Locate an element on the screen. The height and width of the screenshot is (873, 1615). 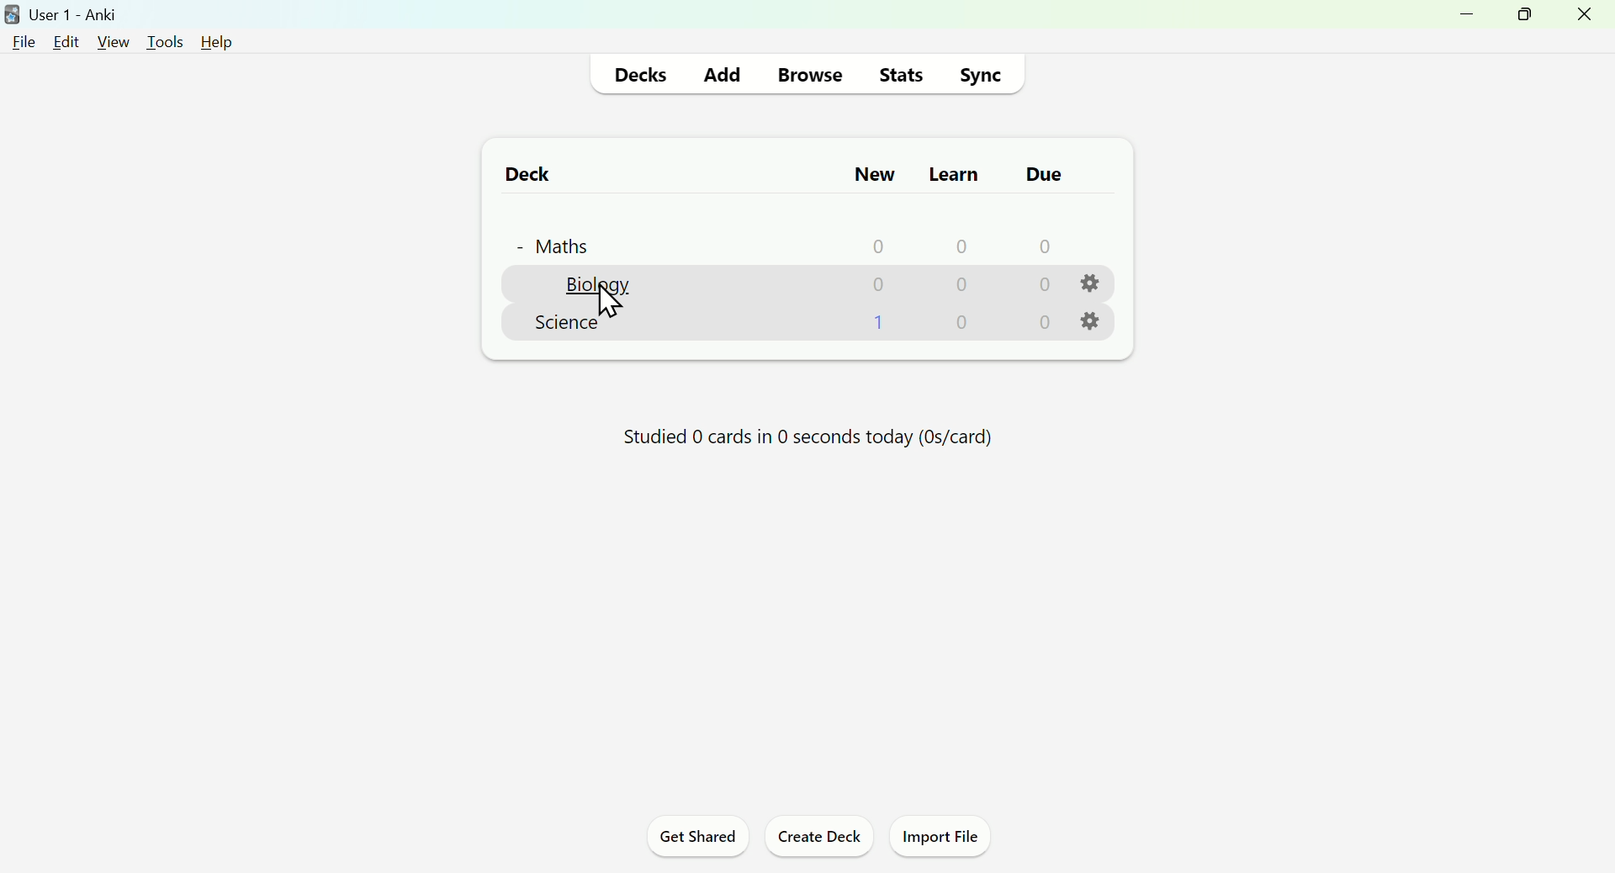
View is located at coordinates (112, 40).